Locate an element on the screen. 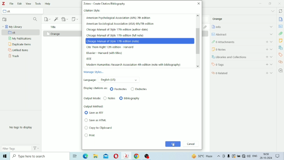  Abstract is located at coordinates (242, 34).